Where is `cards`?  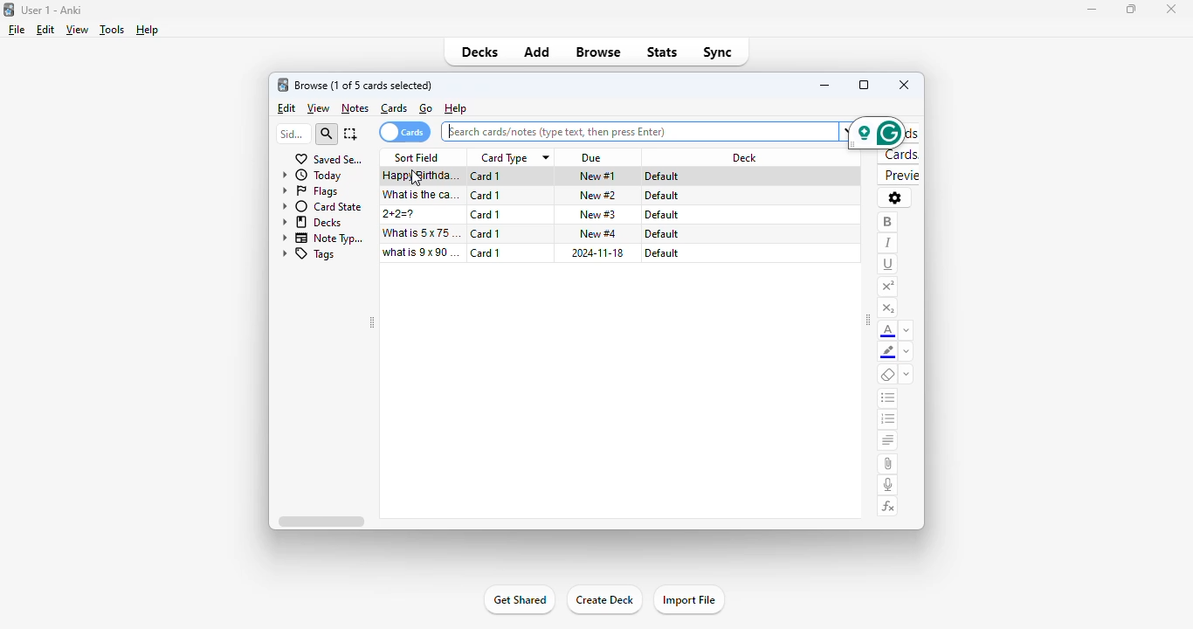
cards is located at coordinates (900, 155).